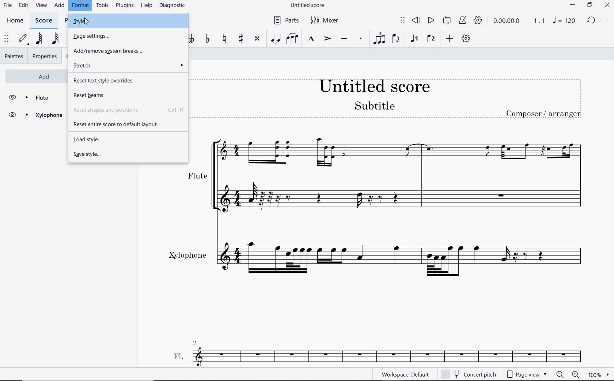 The height and width of the screenshot is (381, 614). What do you see at coordinates (604, 20) in the screenshot?
I see `REDO` at bounding box center [604, 20].